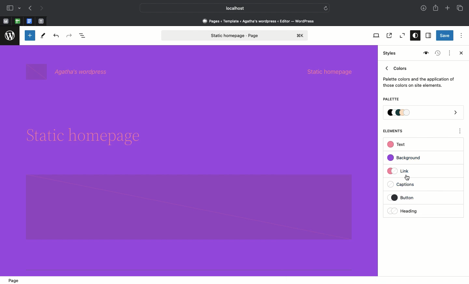  What do you see at coordinates (407, 198) in the screenshot?
I see `Button` at bounding box center [407, 198].